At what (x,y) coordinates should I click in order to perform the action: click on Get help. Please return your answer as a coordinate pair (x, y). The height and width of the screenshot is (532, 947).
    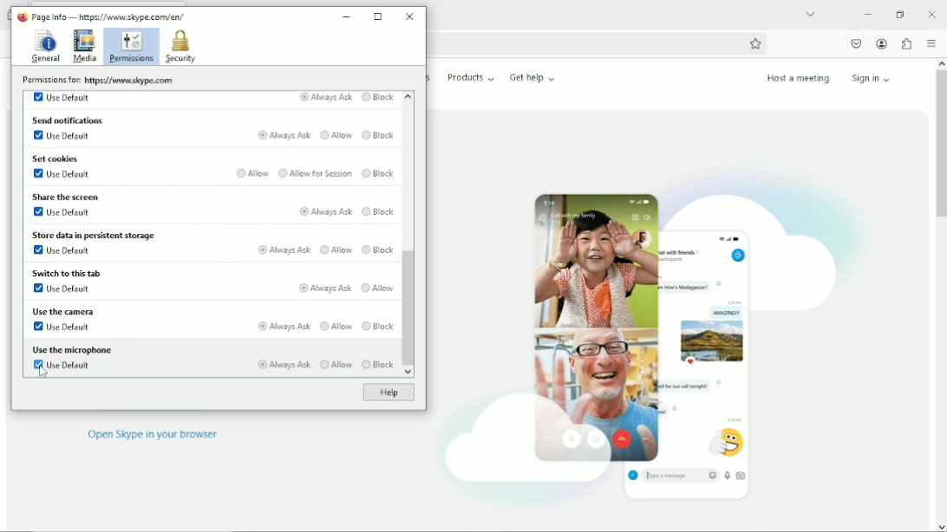
    Looking at the image, I should click on (532, 77).